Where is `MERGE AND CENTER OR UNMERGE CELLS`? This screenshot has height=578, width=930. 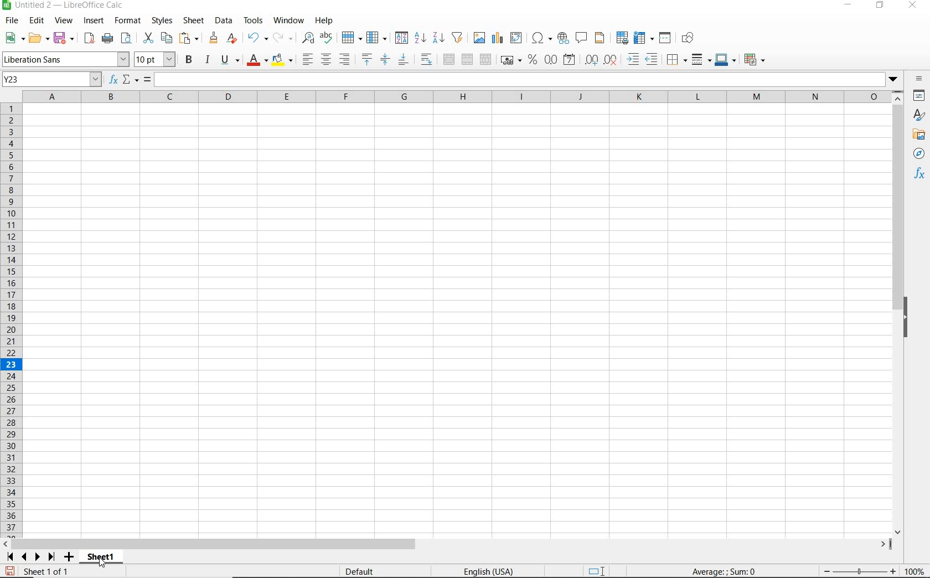
MERGE AND CENTER OR UNMERGE CELLS is located at coordinates (448, 59).